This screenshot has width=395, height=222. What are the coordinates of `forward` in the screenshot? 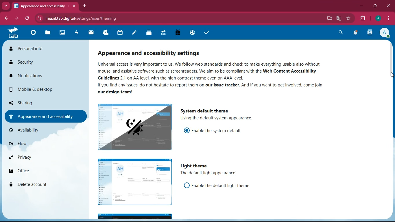 It's located at (19, 18).